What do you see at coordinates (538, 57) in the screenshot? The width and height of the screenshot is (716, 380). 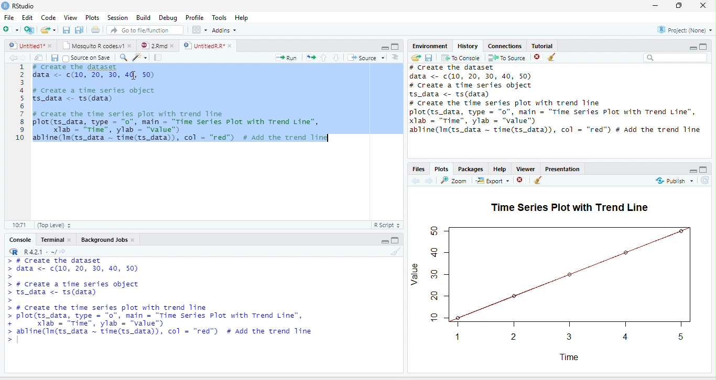 I see `Remove the selected history entries` at bounding box center [538, 57].